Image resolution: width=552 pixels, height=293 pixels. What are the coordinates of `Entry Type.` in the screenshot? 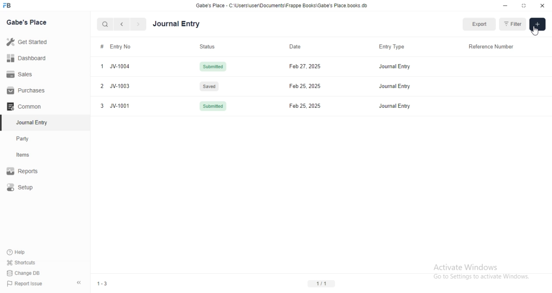 It's located at (392, 47).